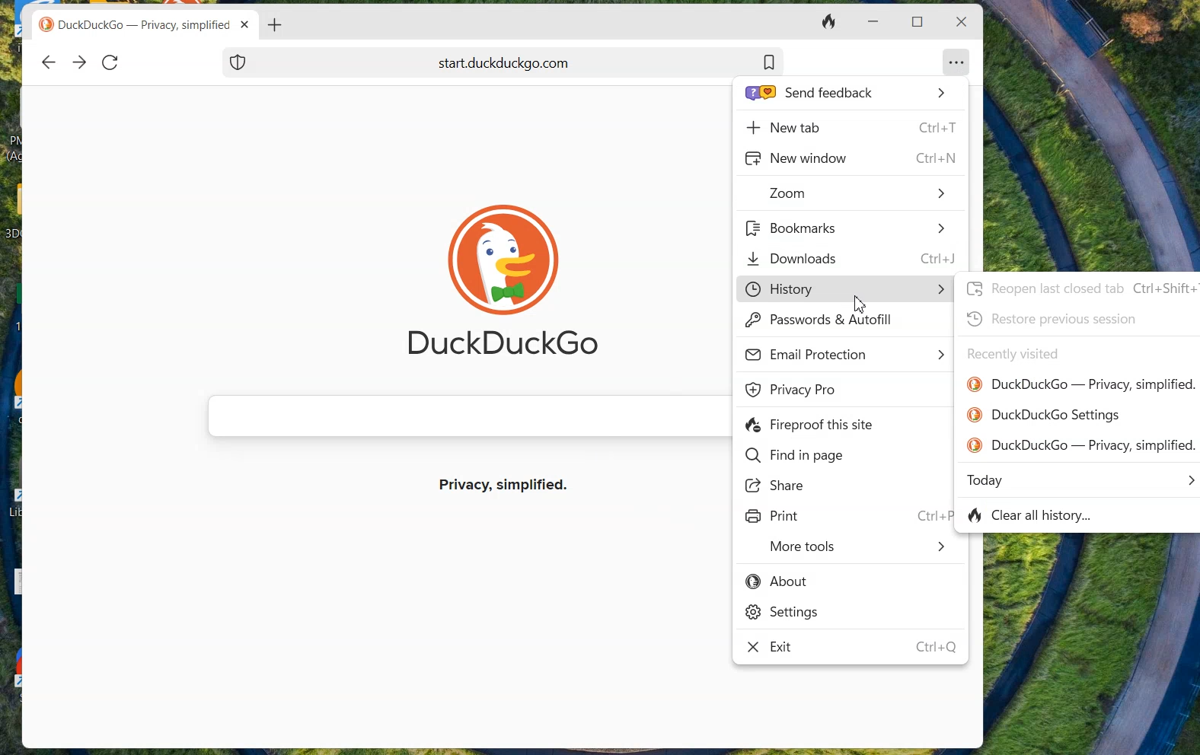  Describe the element at coordinates (844, 94) in the screenshot. I see `Send feedback` at that location.